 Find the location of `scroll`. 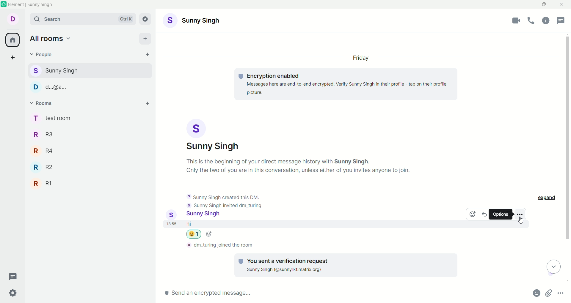

scroll is located at coordinates (552, 267).